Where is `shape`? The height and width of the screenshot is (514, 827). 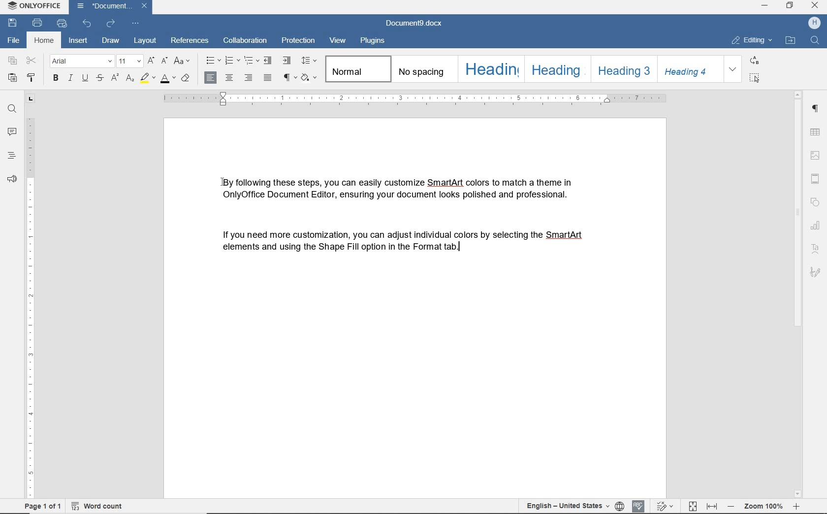 shape is located at coordinates (815, 200).